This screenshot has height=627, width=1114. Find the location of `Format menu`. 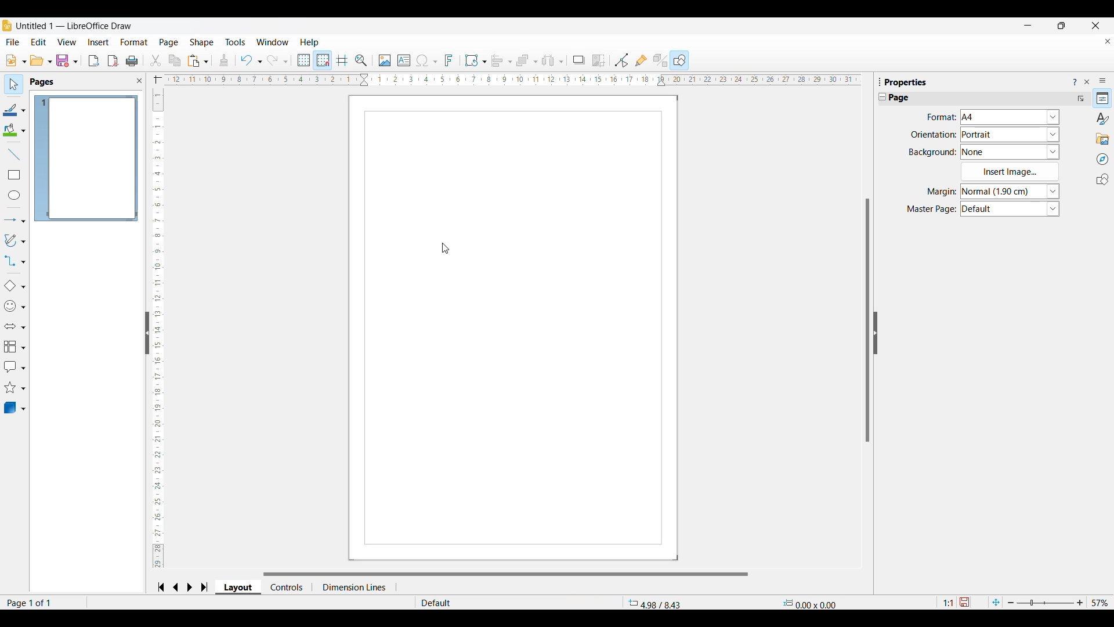

Format menu is located at coordinates (135, 42).